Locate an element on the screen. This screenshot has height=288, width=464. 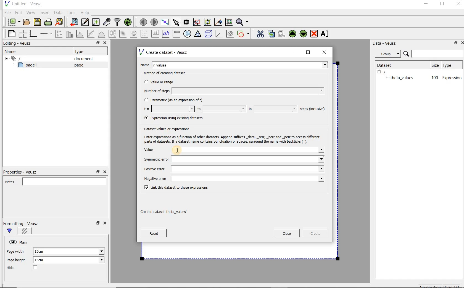
Edit is located at coordinates (18, 12).